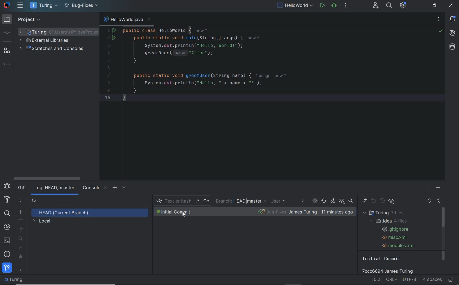 This screenshot has height=285, width=459. I want to click on search, so click(7, 213).